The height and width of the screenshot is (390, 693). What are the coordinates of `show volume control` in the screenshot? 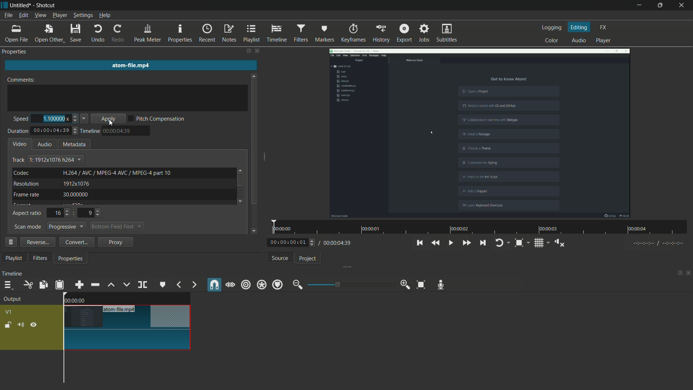 It's located at (559, 243).